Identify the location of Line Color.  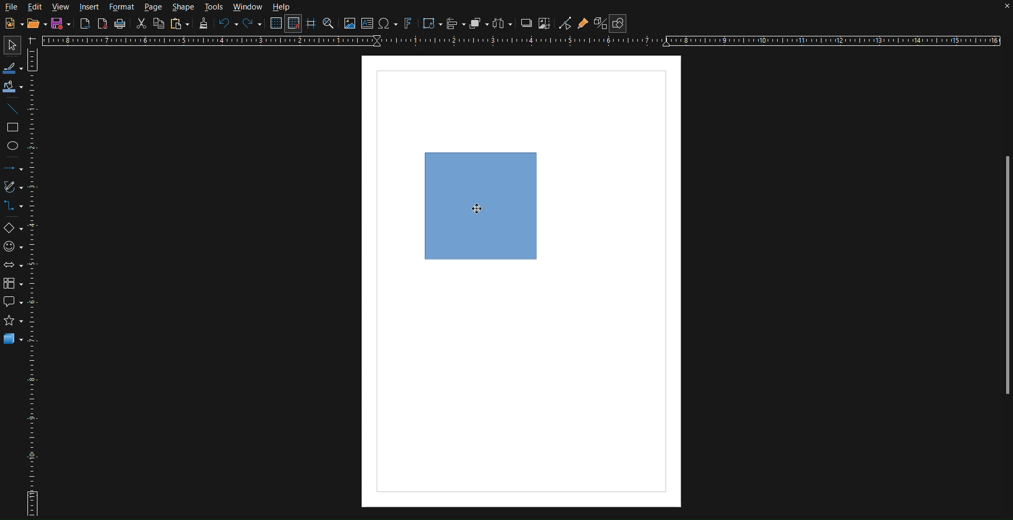
(12, 67).